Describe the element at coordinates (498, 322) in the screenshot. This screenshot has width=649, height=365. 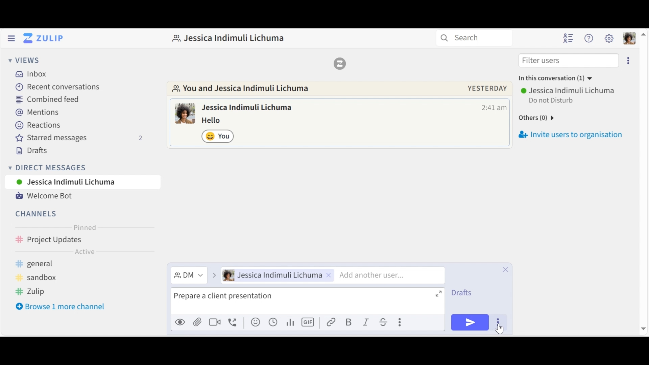
I see `Send options` at that location.